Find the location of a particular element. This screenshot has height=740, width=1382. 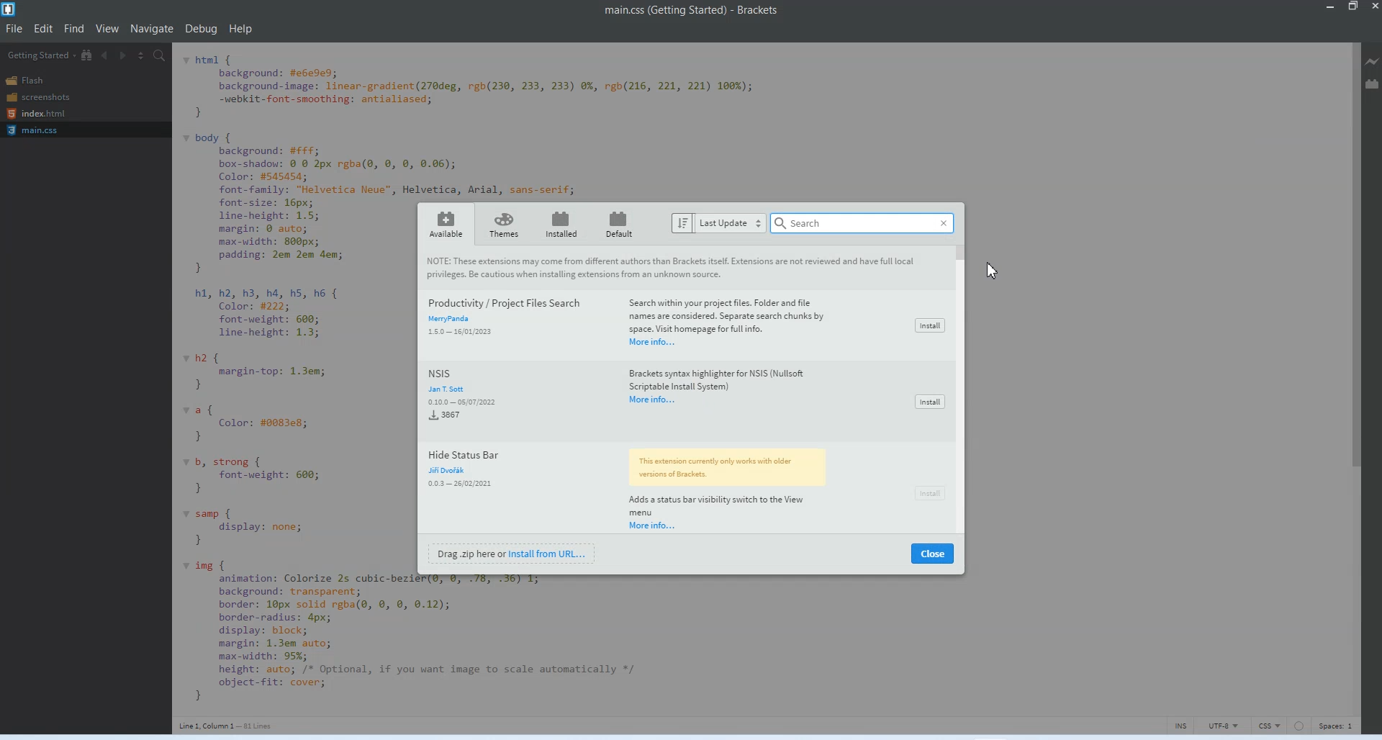

Flash is located at coordinates (31, 80).